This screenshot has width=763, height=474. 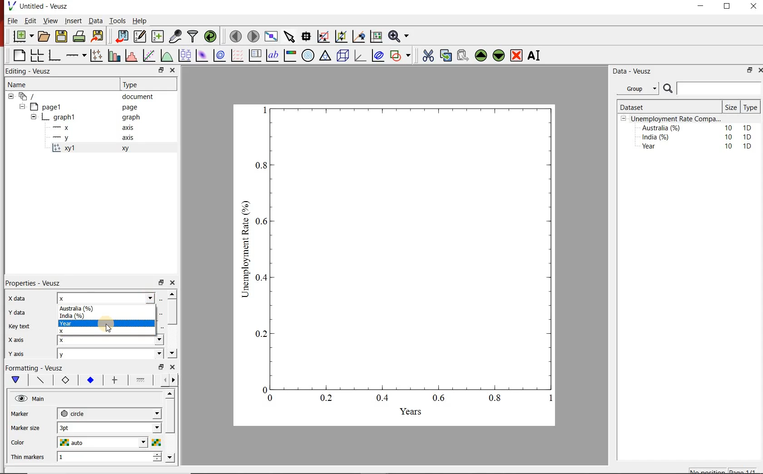 What do you see at coordinates (753, 8) in the screenshot?
I see `close` at bounding box center [753, 8].